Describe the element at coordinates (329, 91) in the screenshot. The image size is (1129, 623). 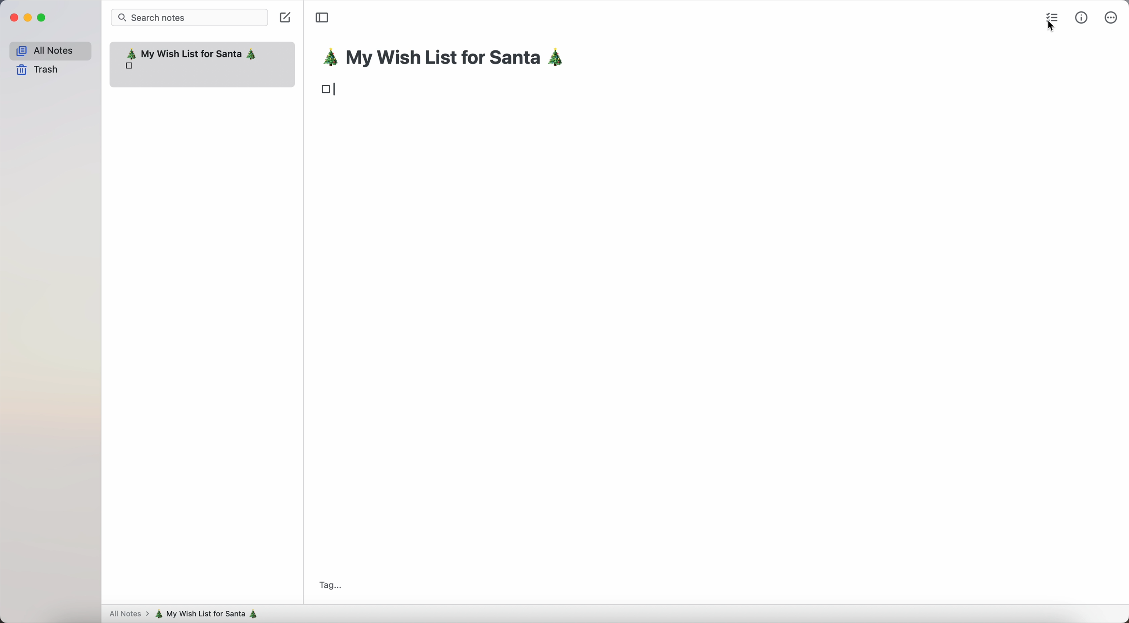
I see `checkbox` at that location.